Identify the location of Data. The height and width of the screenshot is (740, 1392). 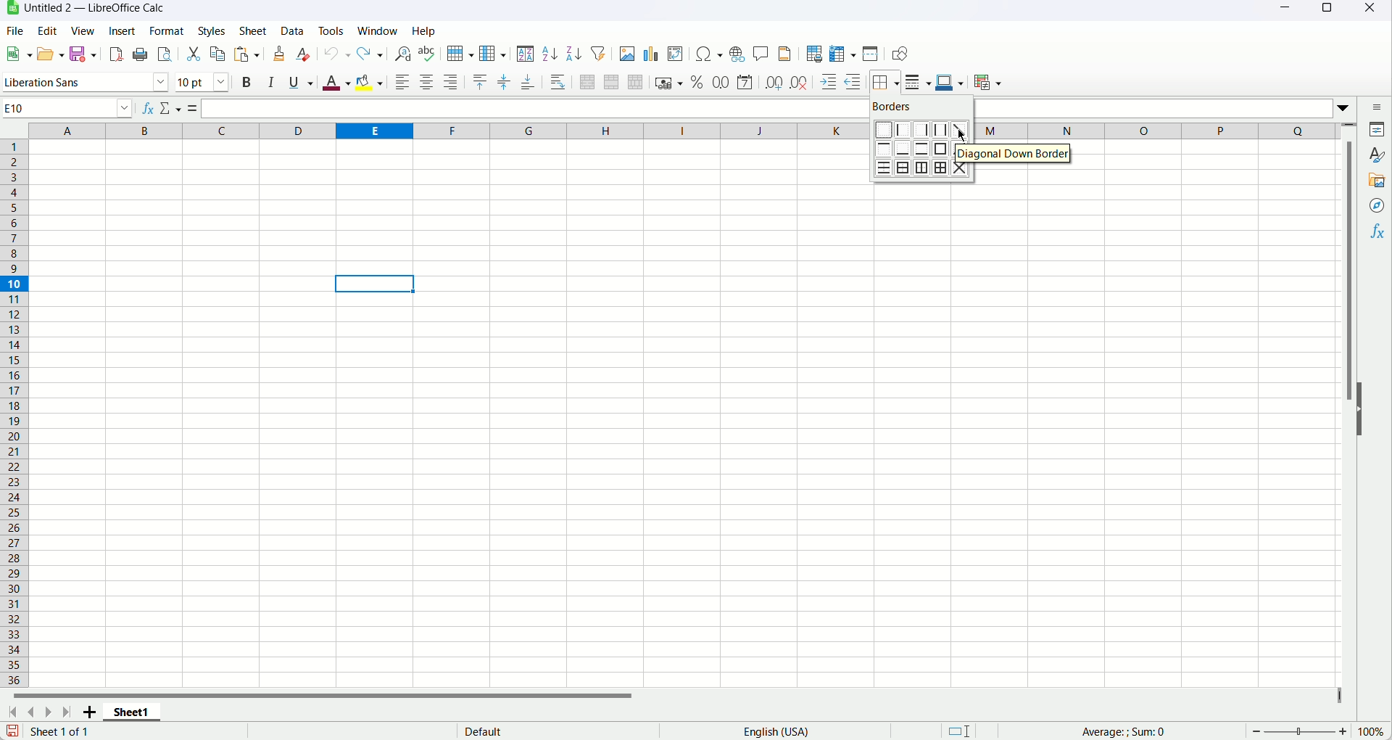
(291, 32).